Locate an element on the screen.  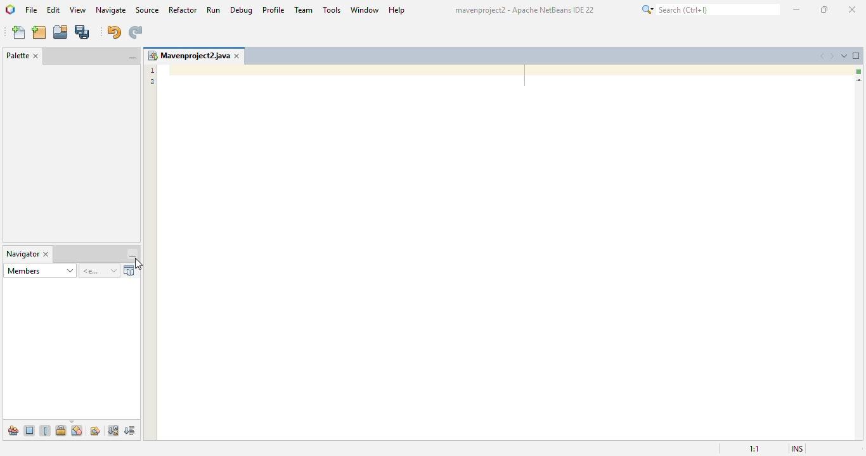
palette window is located at coordinates (72, 152).